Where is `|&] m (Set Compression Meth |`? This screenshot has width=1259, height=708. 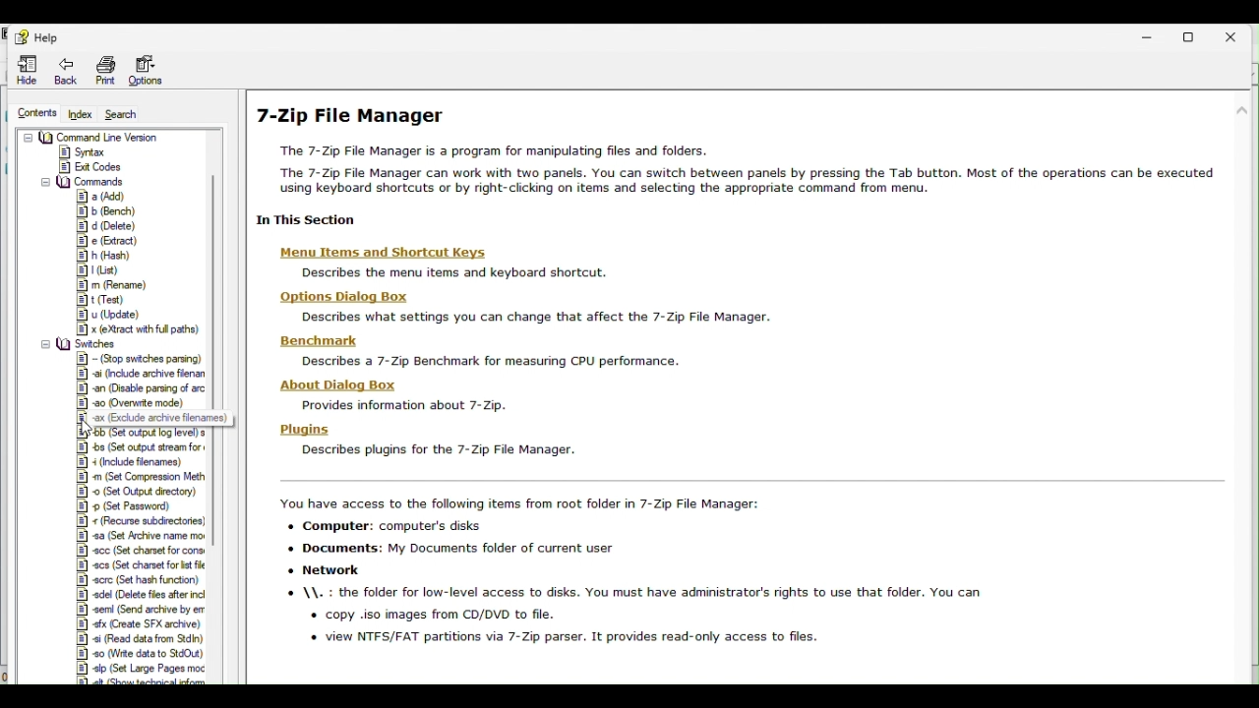 |&] m (Set Compression Meth | is located at coordinates (144, 477).